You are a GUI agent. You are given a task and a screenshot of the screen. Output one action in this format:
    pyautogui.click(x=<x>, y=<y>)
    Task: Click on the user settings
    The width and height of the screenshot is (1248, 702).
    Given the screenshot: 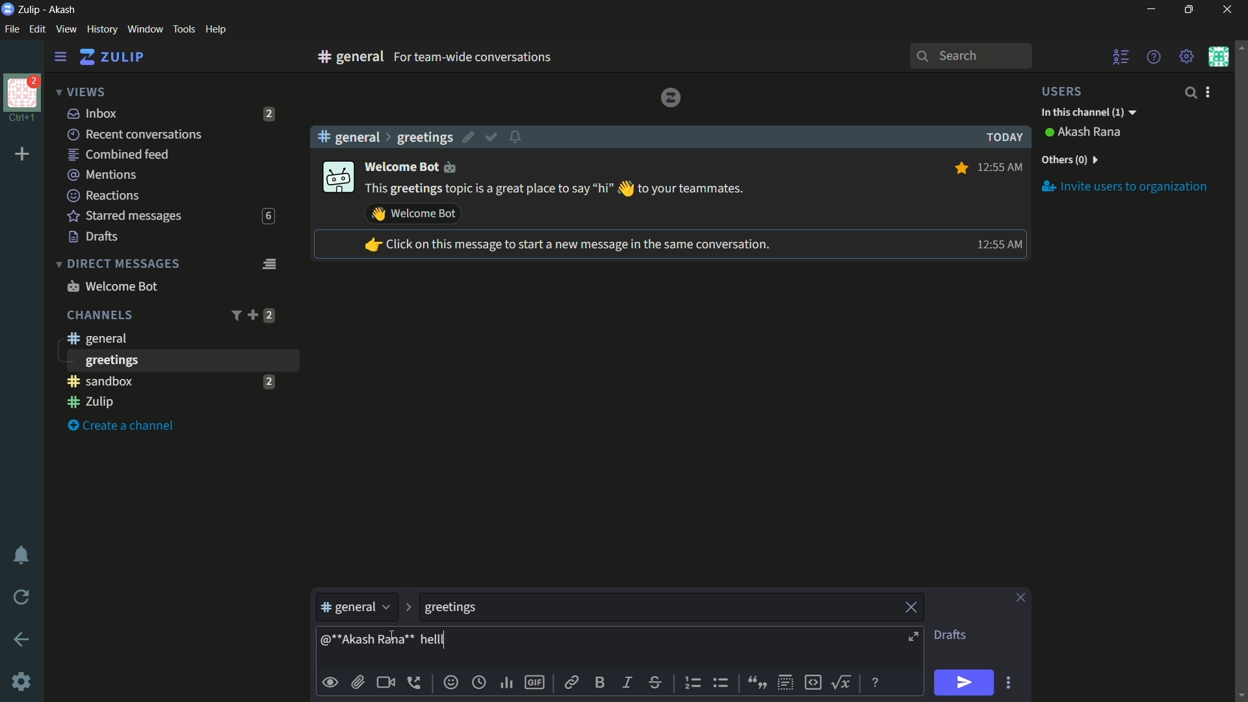 What is the action you would take?
    pyautogui.click(x=1210, y=92)
    